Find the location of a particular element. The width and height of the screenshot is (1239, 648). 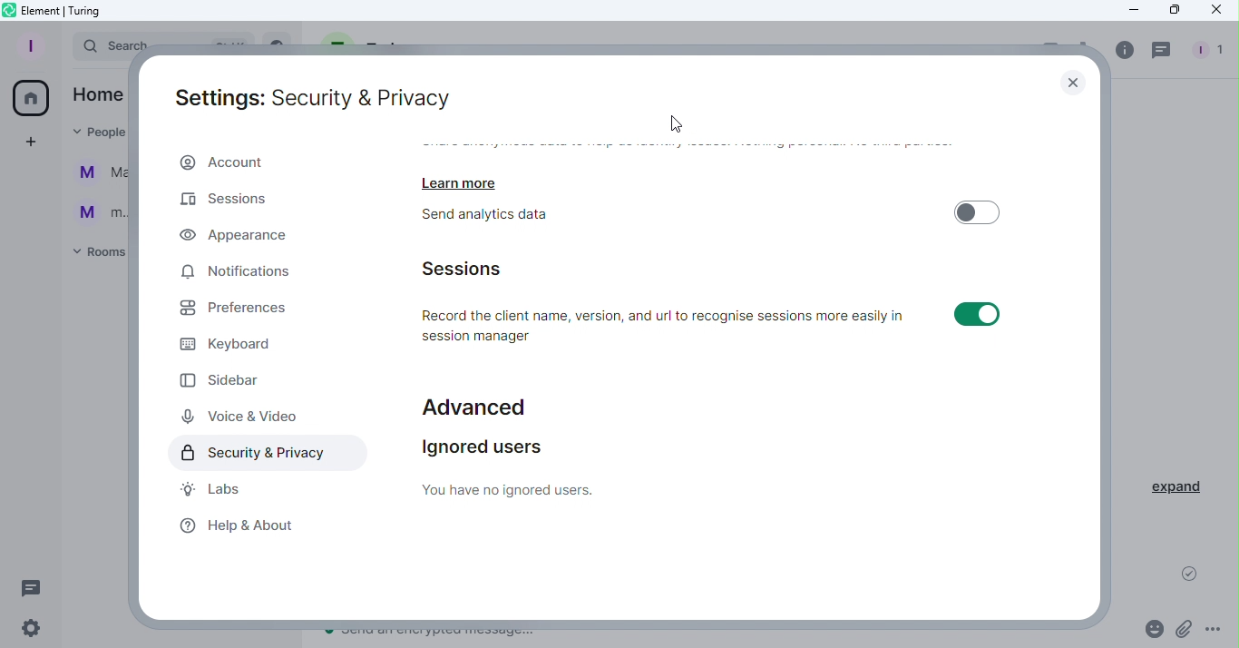

Send analytics data is located at coordinates (503, 218).